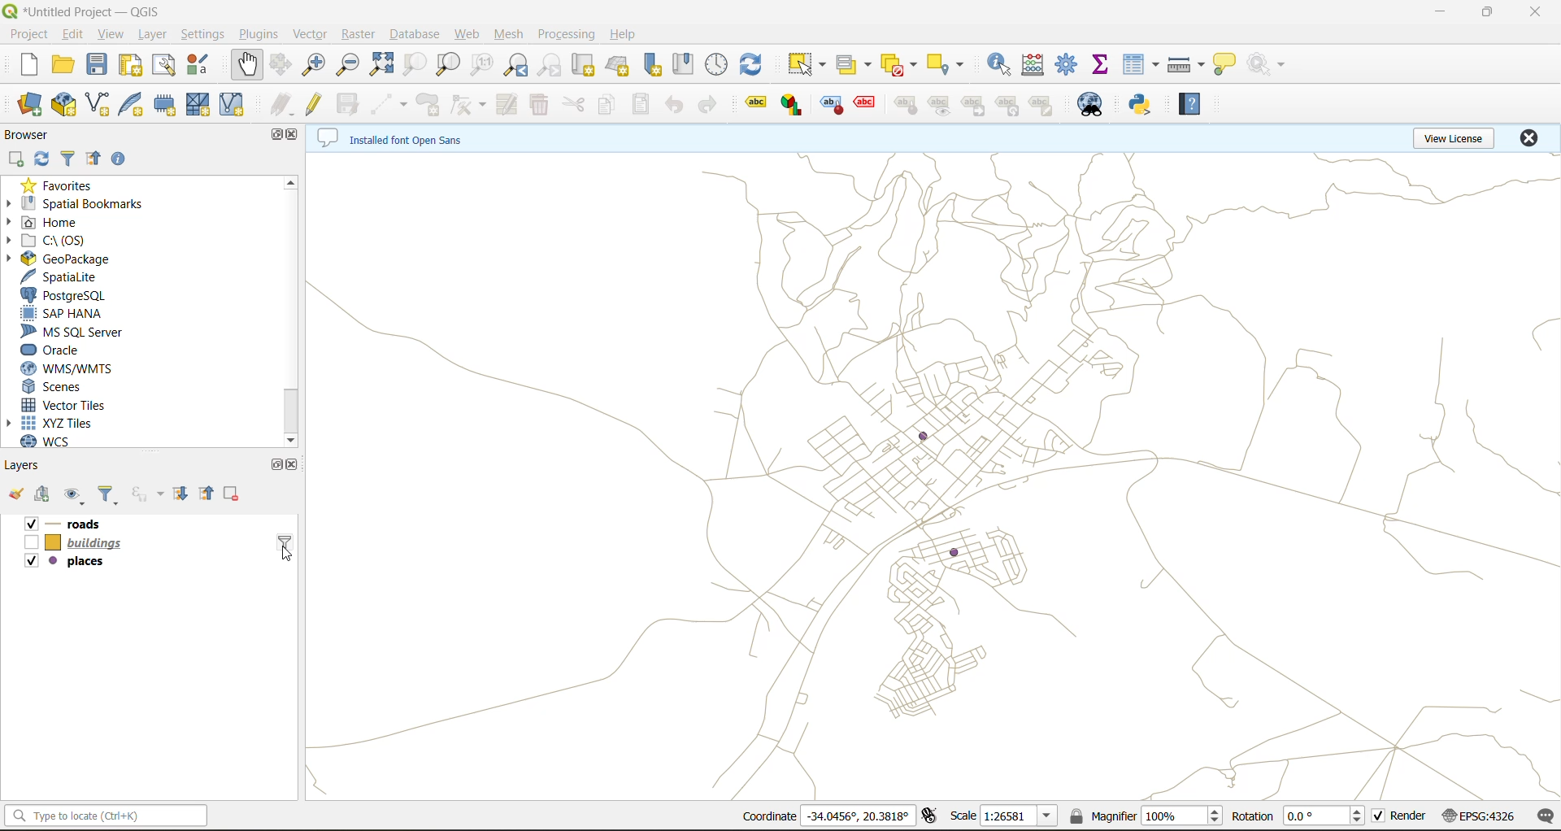  Describe the element at coordinates (87, 204) in the screenshot. I see `spatial bookmarks` at that location.